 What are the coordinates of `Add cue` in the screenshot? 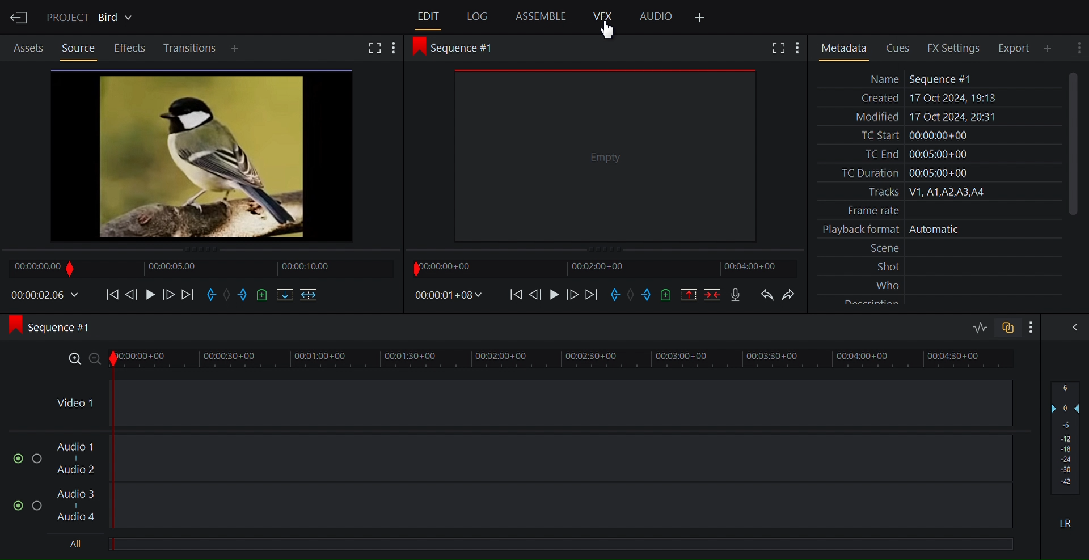 It's located at (261, 296).